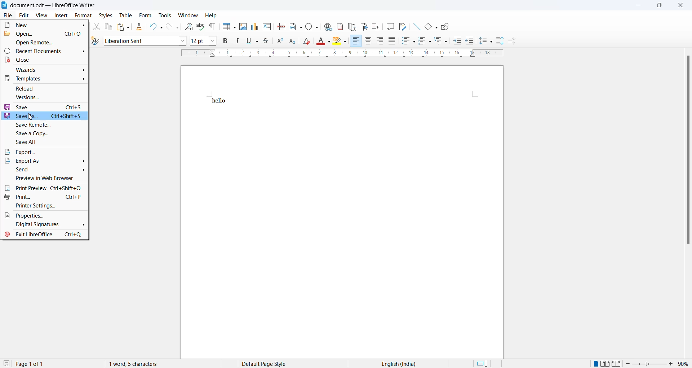 This screenshot has height=368, width=692. I want to click on Selected pages style, so click(270, 364).